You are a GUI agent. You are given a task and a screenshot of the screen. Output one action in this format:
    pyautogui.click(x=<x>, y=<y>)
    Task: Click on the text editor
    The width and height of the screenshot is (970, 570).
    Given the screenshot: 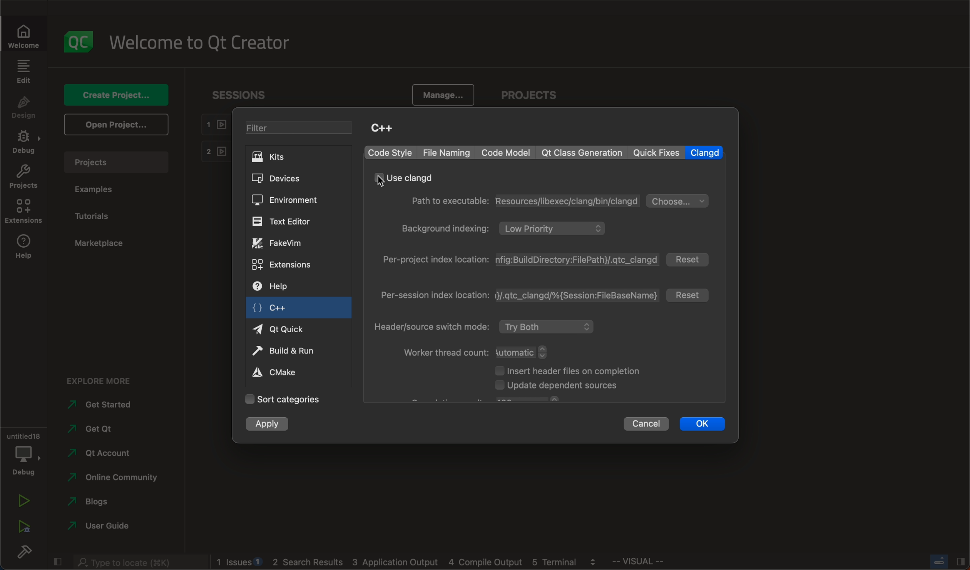 What is the action you would take?
    pyautogui.click(x=293, y=222)
    